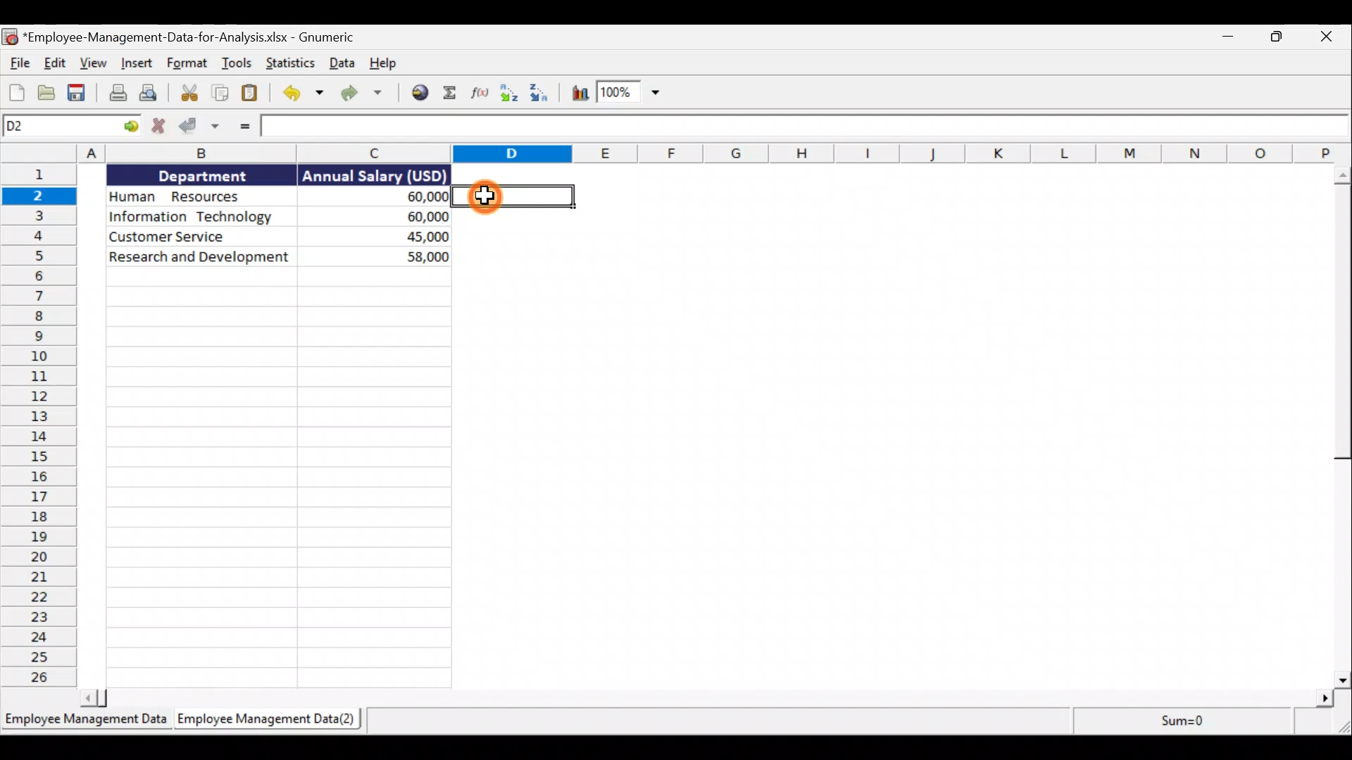 This screenshot has height=760, width=1352. I want to click on File, so click(17, 63).